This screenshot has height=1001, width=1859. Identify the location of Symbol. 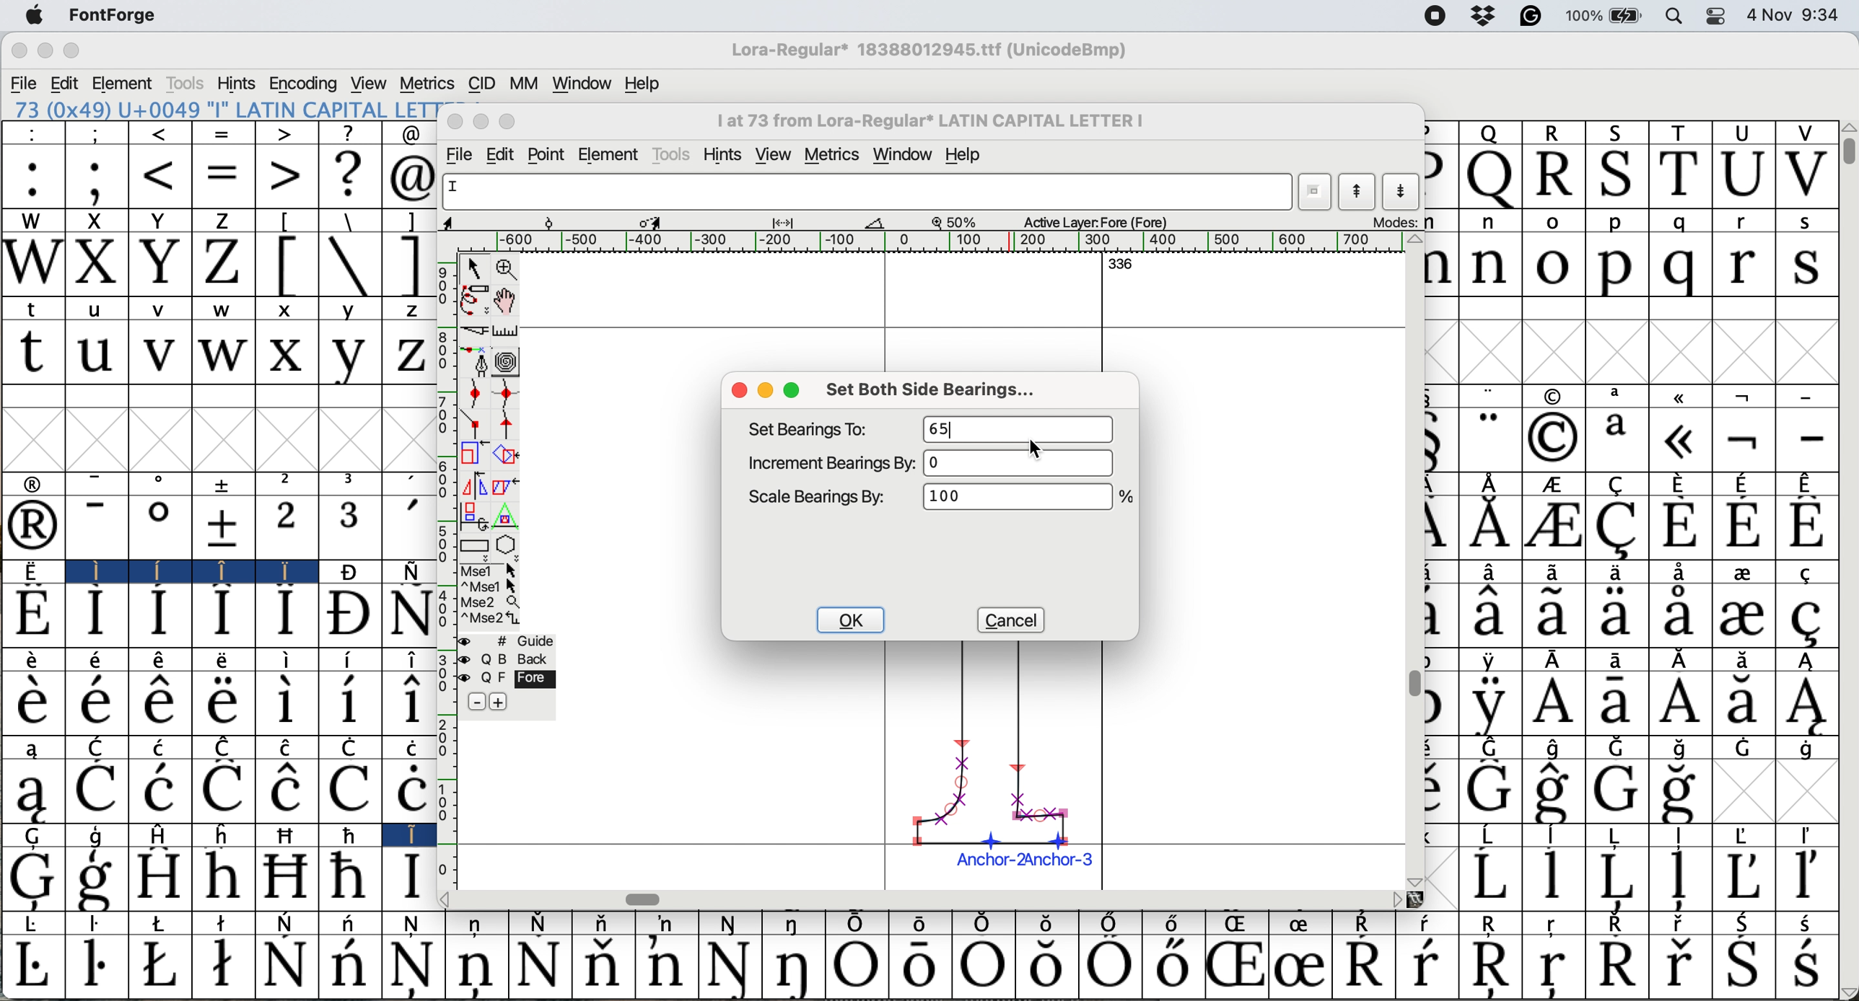
(350, 660).